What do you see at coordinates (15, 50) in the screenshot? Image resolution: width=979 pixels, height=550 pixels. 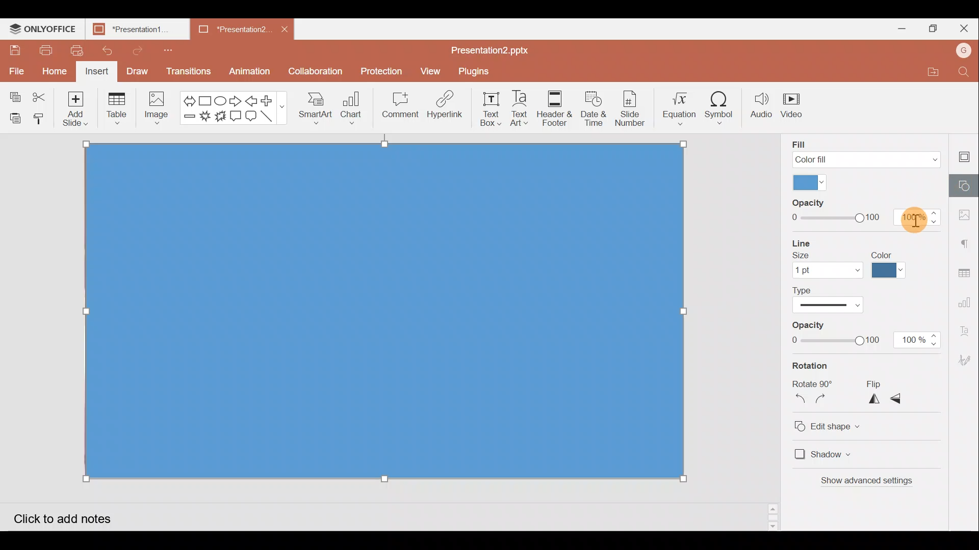 I see `Save` at bounding box center [15, 50].